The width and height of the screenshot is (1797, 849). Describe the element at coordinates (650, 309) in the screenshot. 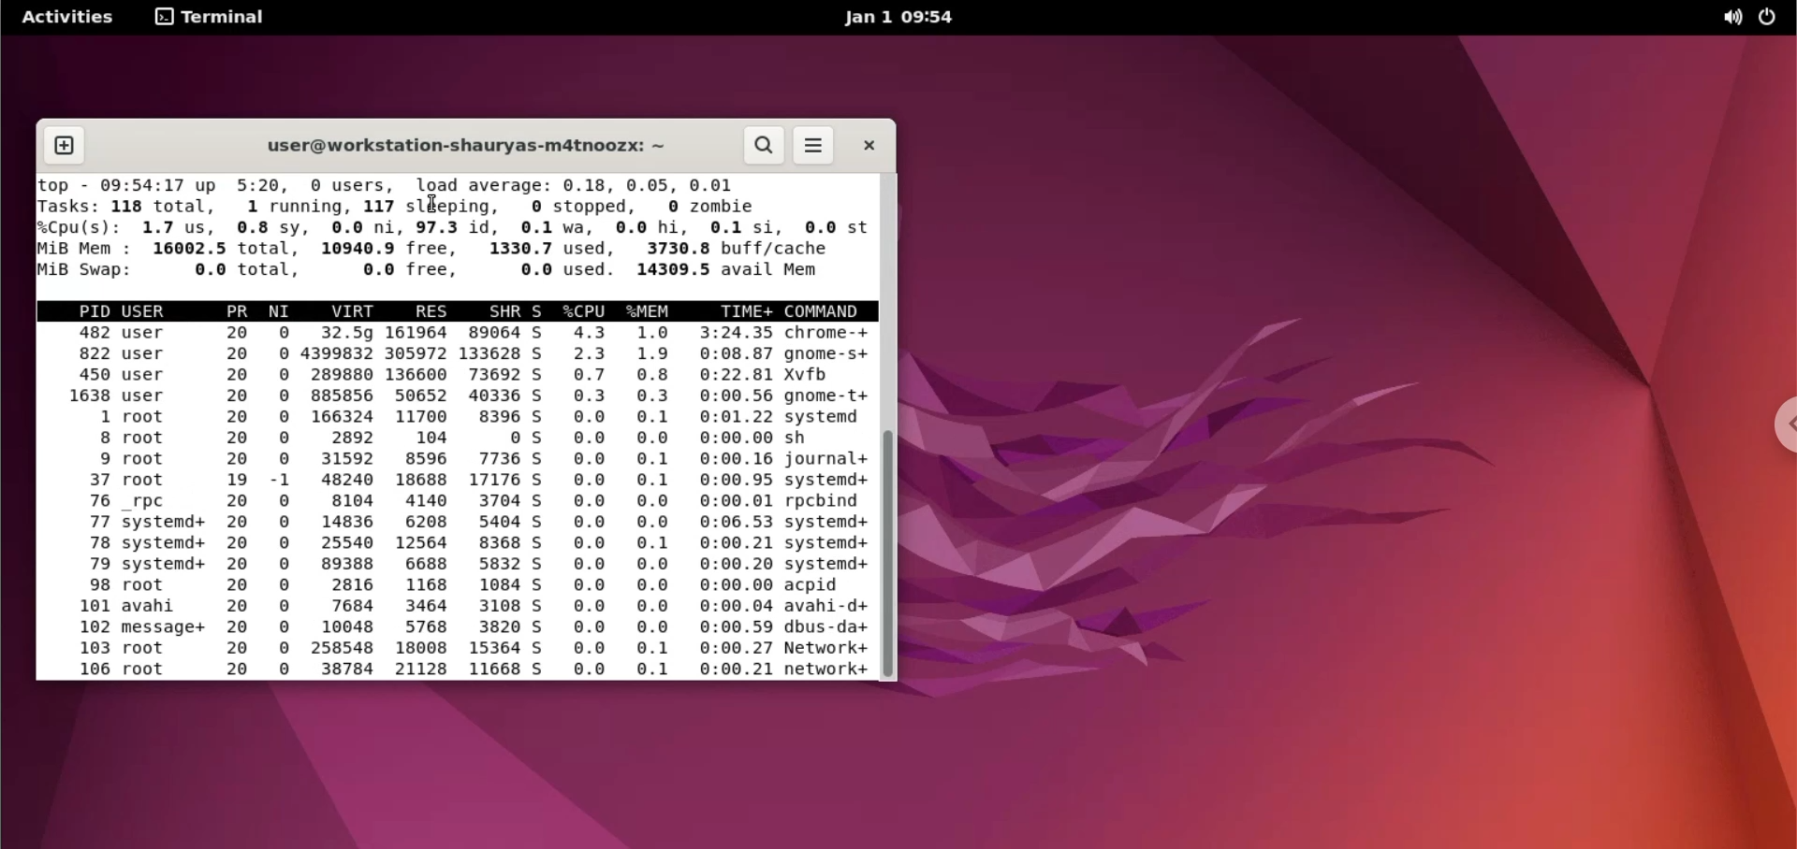

I see `%mem` at that location.